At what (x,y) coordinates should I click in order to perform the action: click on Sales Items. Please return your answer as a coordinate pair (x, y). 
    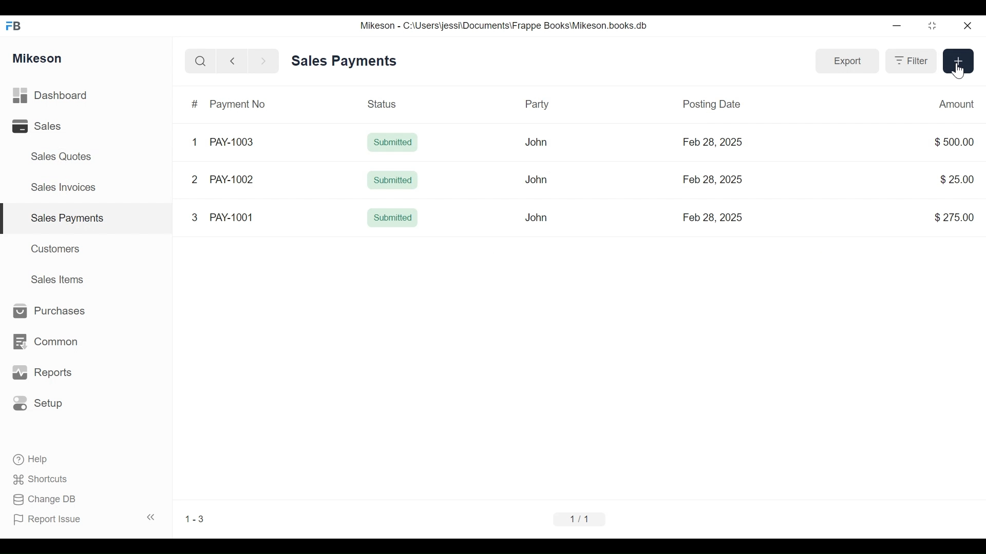
    Looking at the image, I should click on (62, 280).